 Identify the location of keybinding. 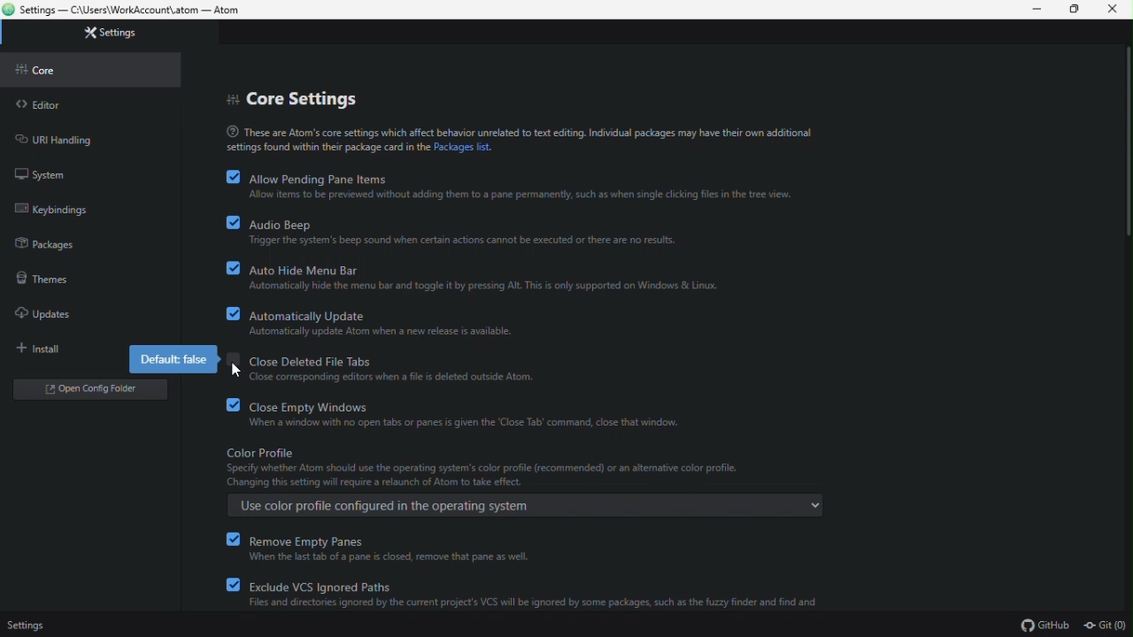
(47, 209).